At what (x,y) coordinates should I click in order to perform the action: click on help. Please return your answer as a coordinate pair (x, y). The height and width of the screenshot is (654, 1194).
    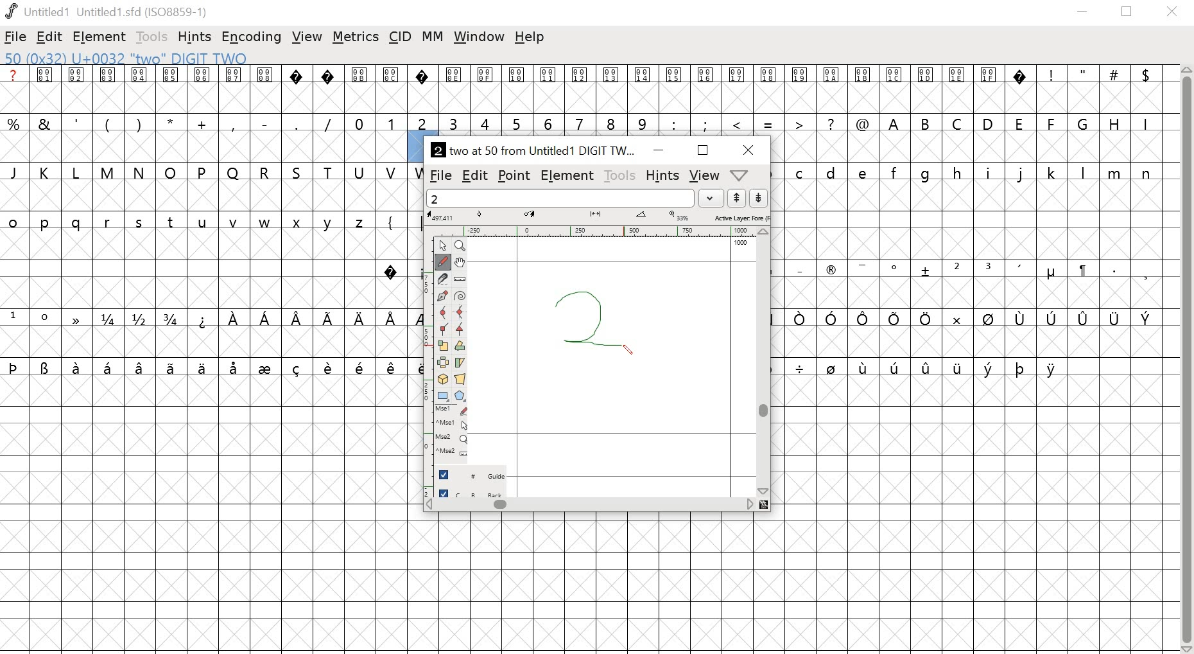
    Looking at the image, I should click on (530, 39).